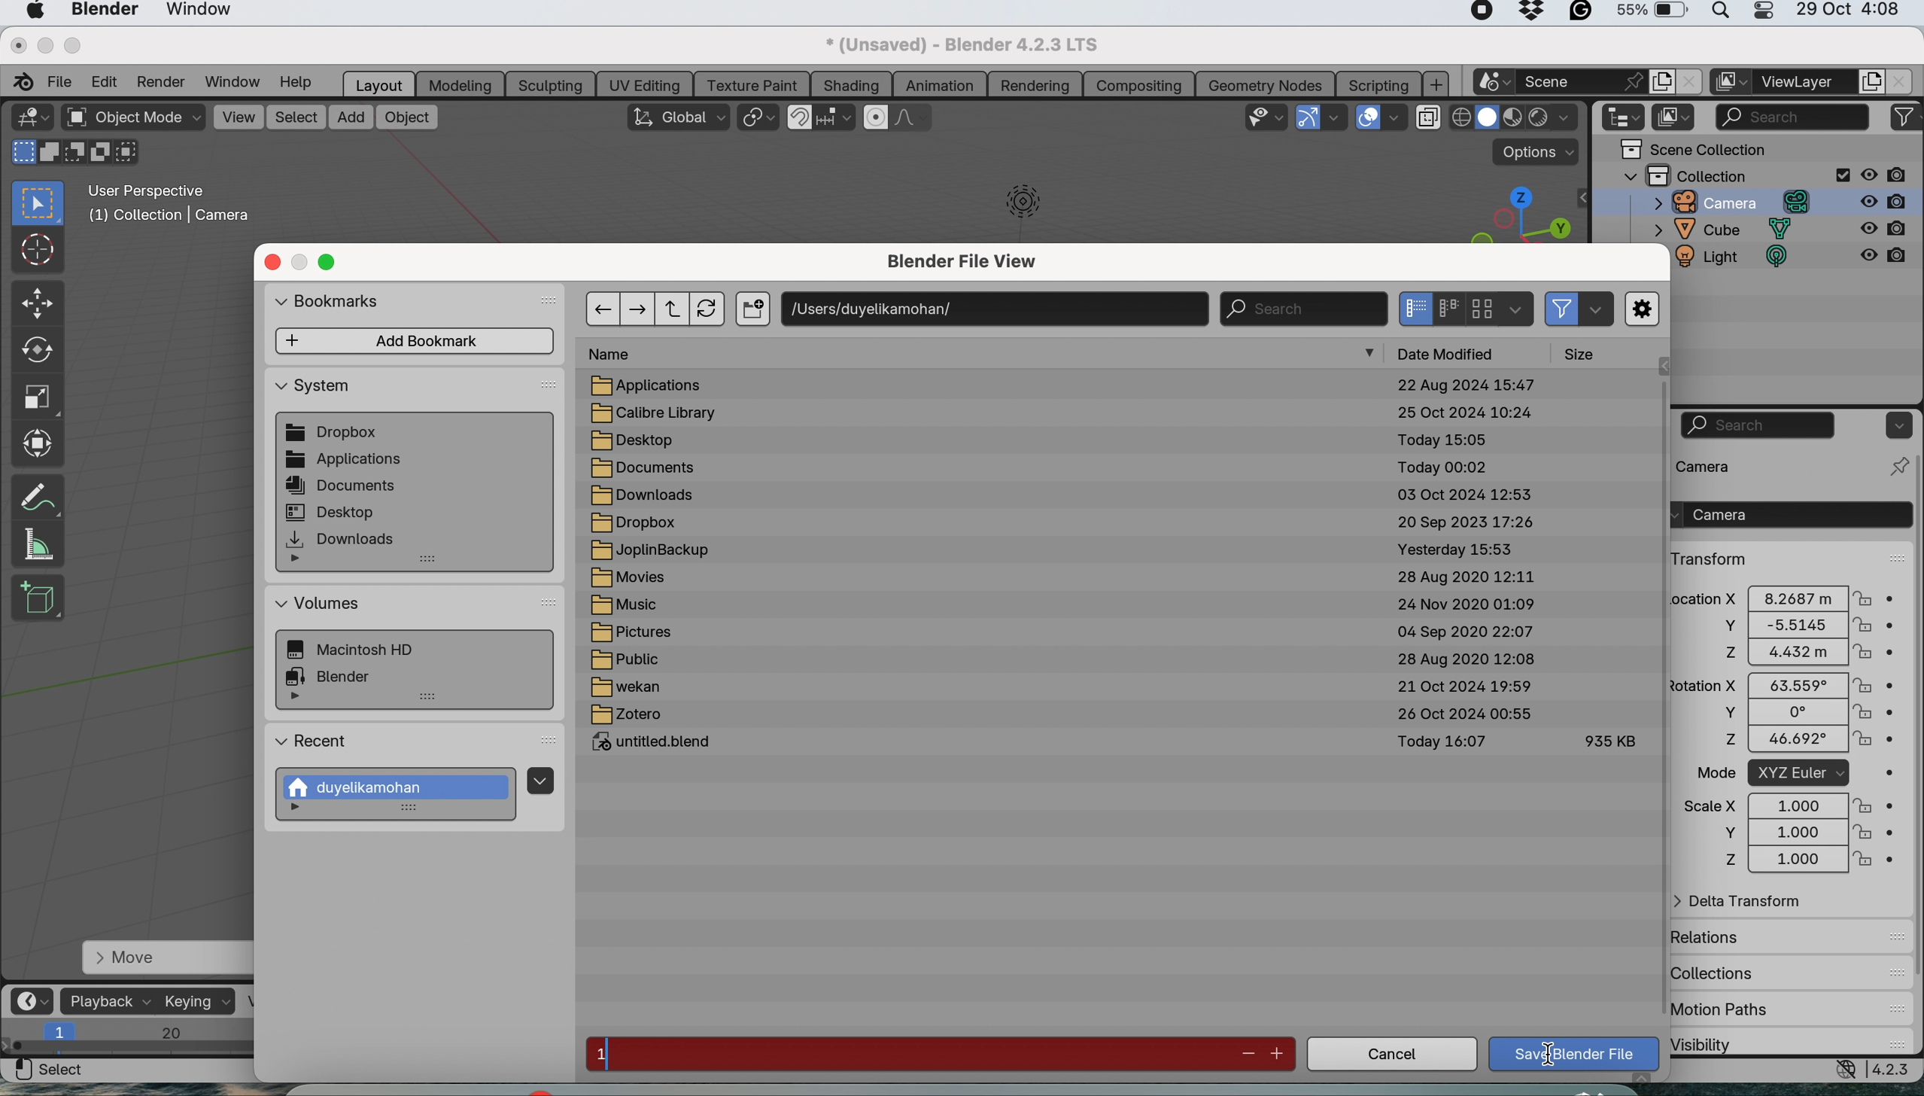  I want to click on Location x 8.2687, so click(1777, 596).